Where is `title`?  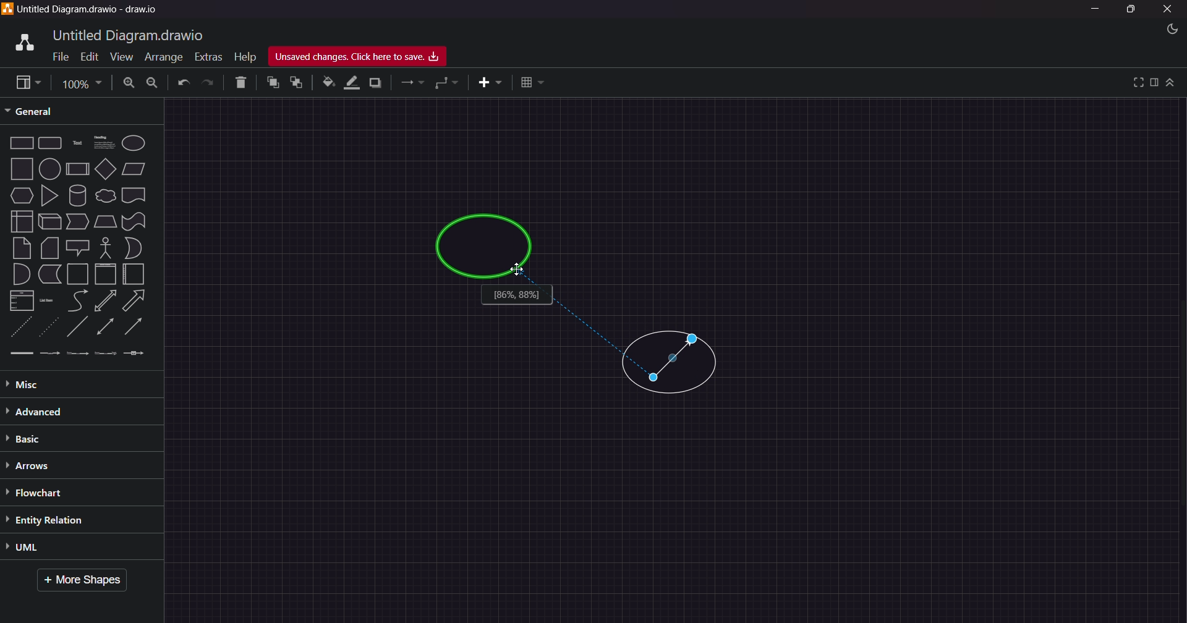 title is located at coordinates (130, 34).